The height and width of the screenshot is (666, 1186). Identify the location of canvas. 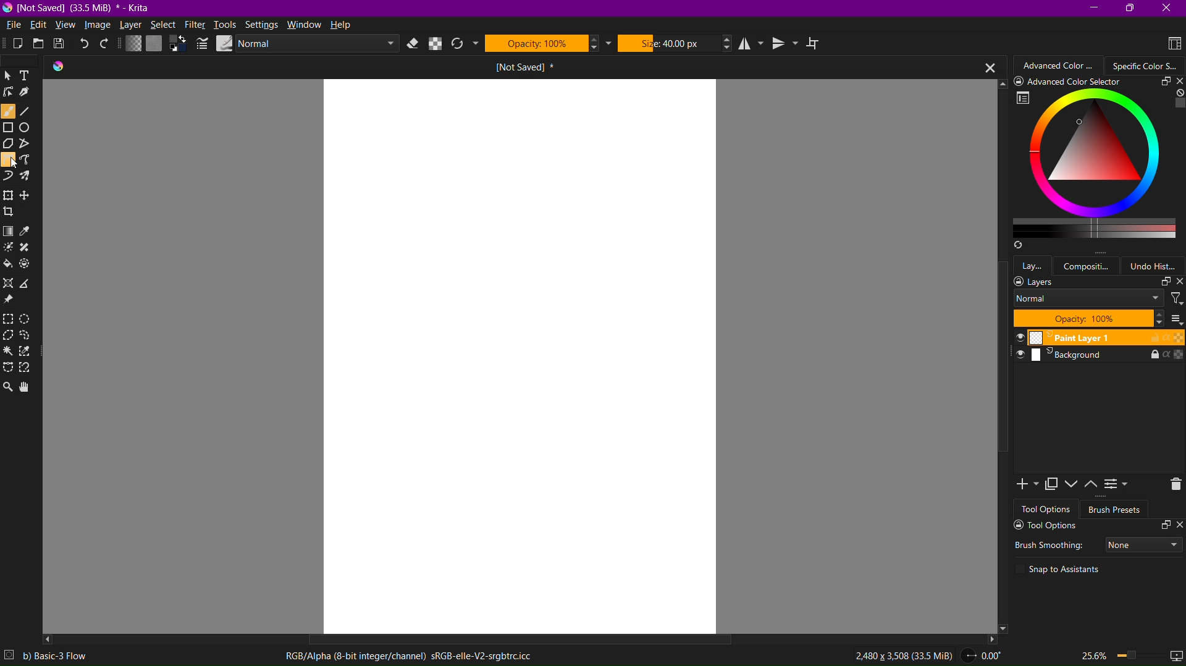
(518, 356).